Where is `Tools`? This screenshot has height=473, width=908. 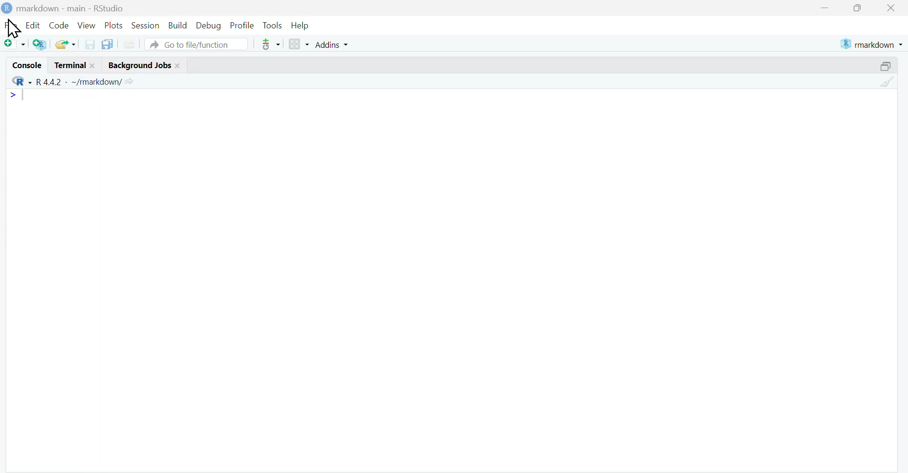 Tools is located at coordinates (272, 26).